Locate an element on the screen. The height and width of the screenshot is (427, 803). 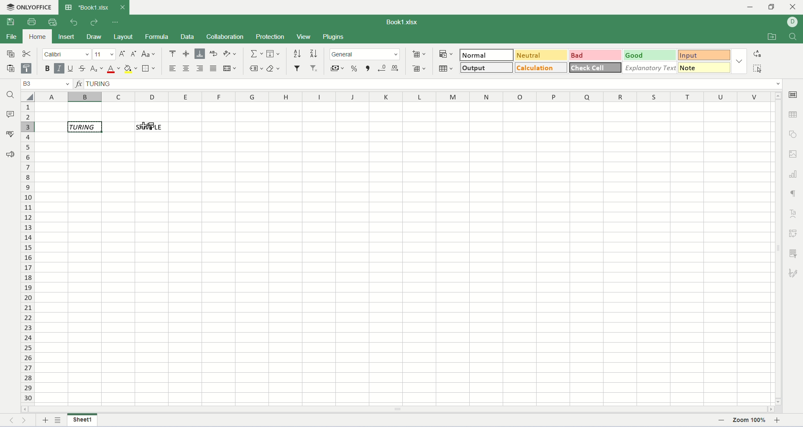
zoom out is located at coordinates (723, 422).